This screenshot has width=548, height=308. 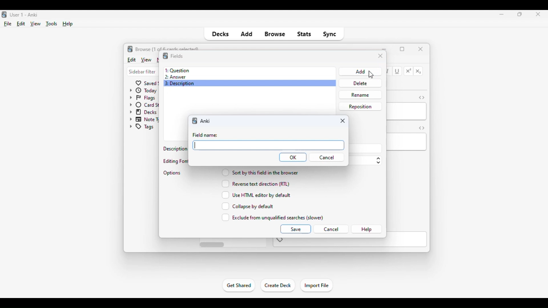 What do you see at coordinates (398, 72) in the screenshot?
I see `underline` at bounding box center [398, 72].